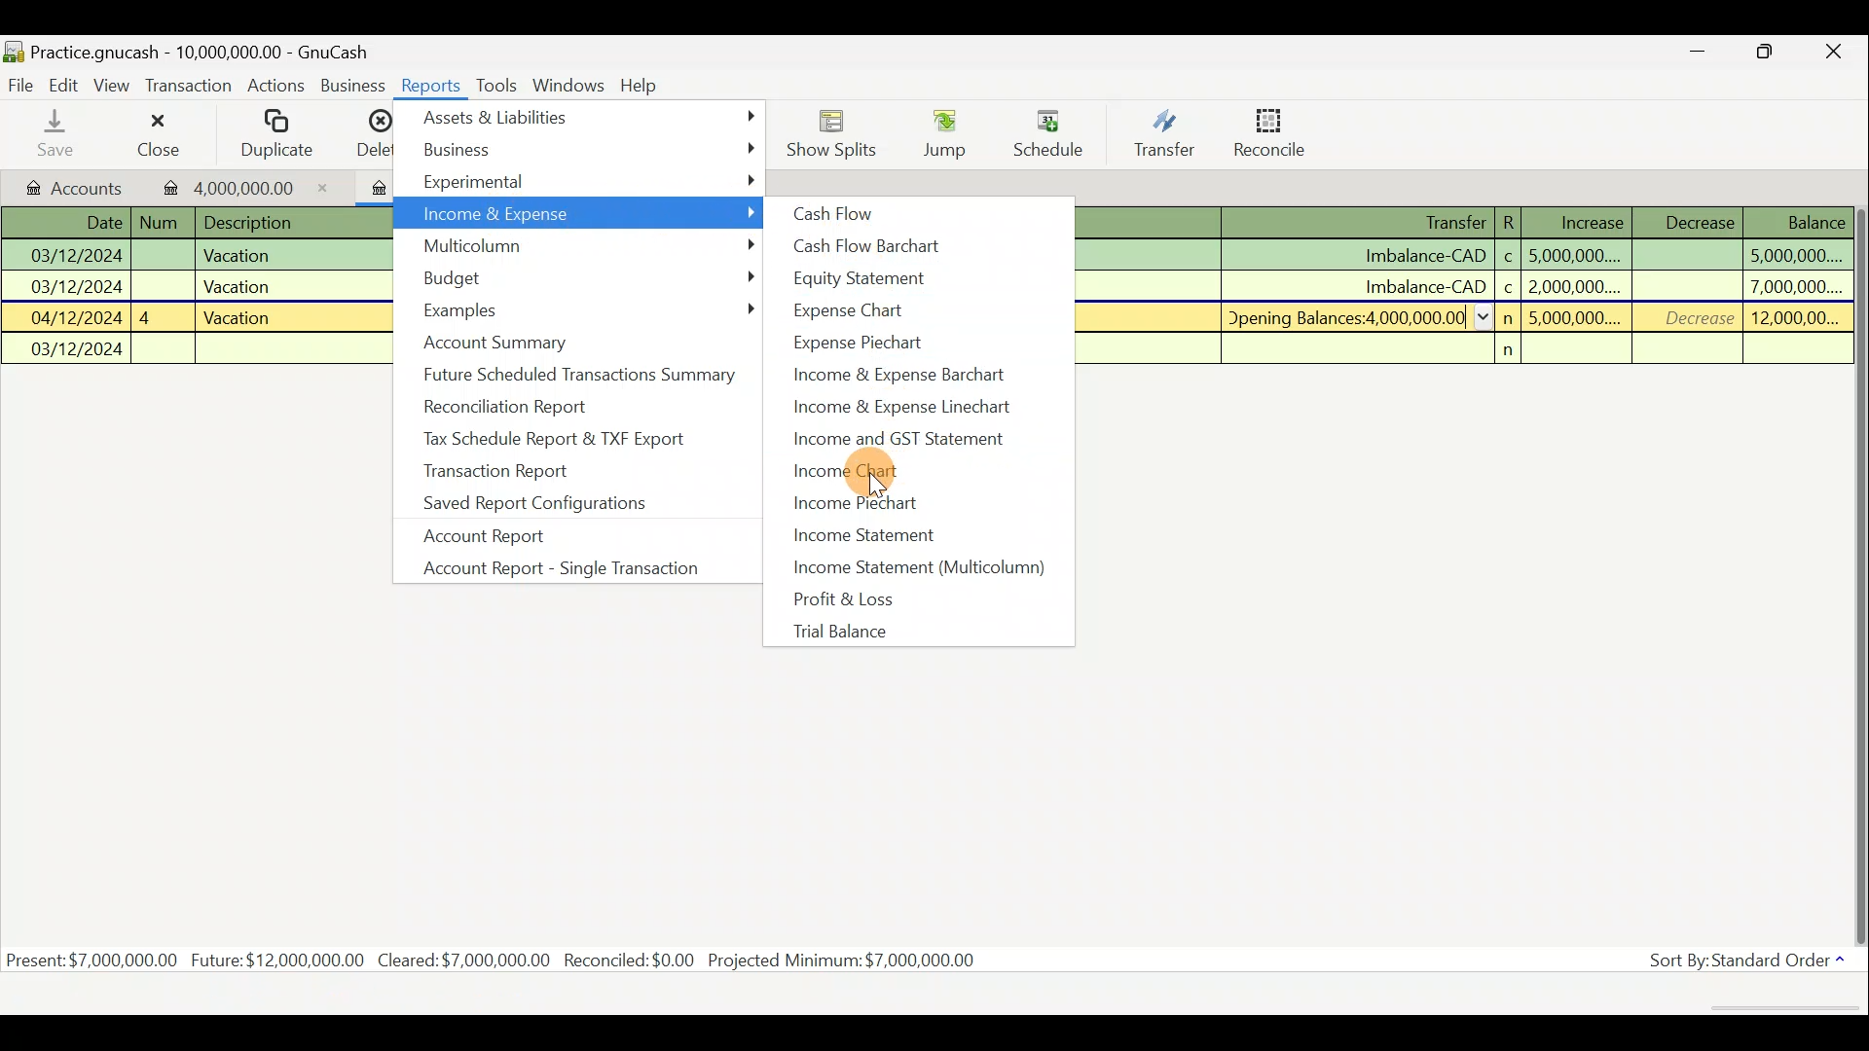 The width and height of the screenshot is (1869, 1051). I want to click on Show Splits, so click(833, 132).